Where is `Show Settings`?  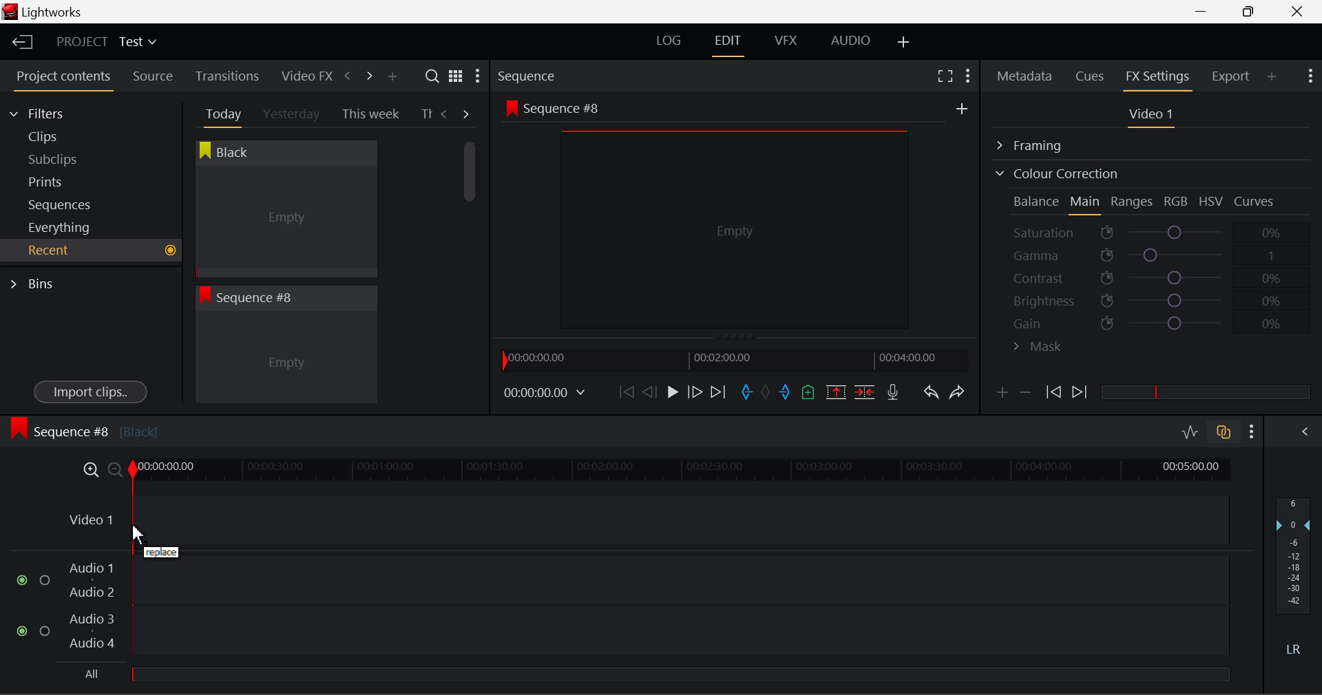 Show Settings is located at coordinates (967, 74).